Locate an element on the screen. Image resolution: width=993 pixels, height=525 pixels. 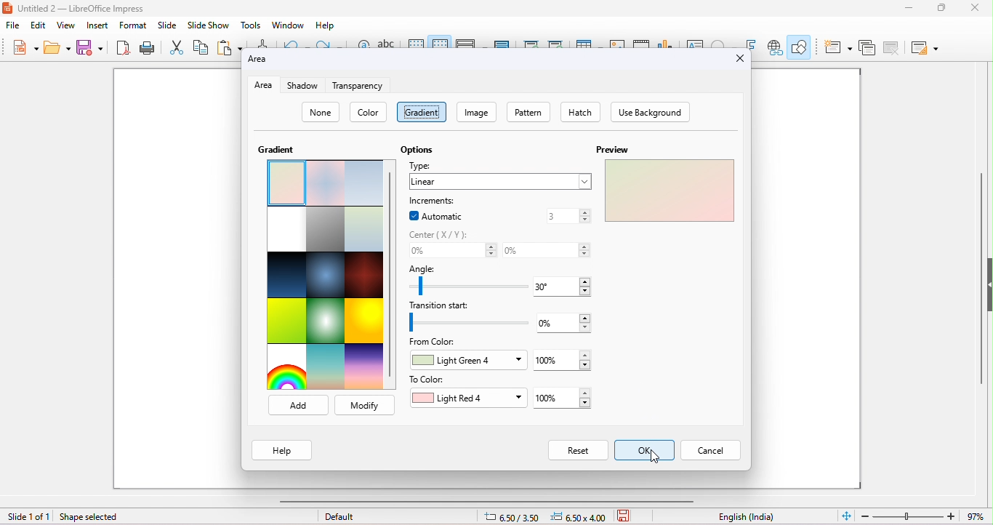
transition start is located at coordinates (470, 323).